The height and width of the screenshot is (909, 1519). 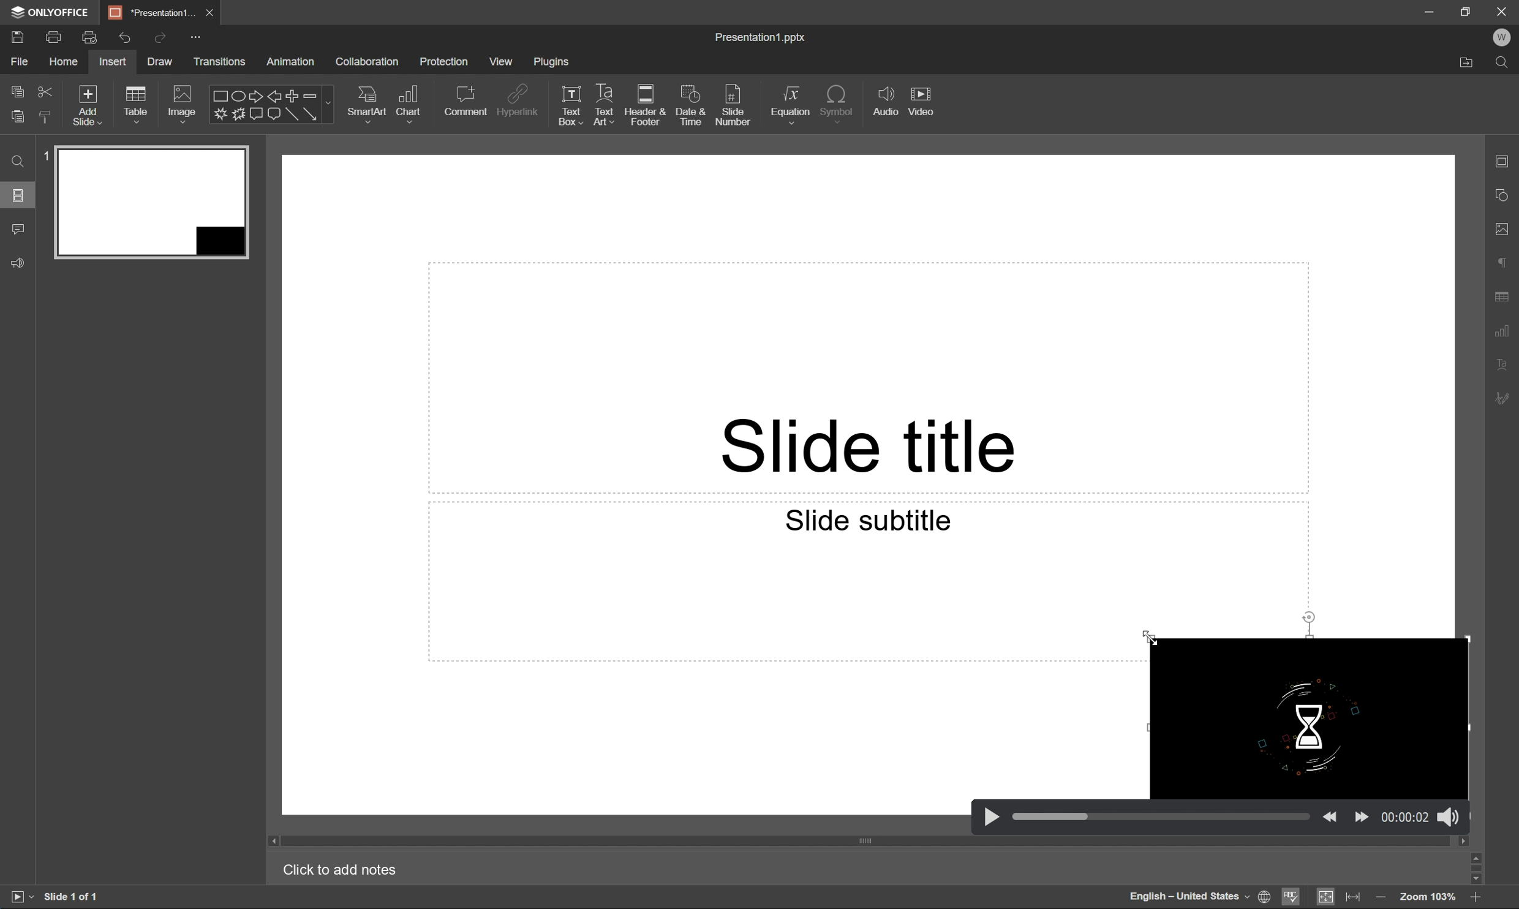 I want to click on Click to add notes, so click(x=341, y=869).